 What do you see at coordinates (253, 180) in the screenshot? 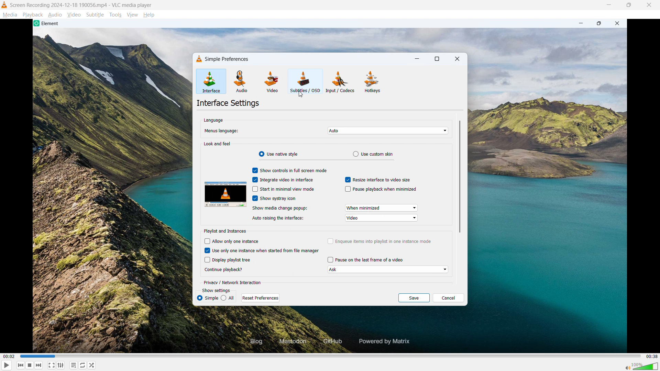
I see `checkbox` at bounding box center [253, 180].